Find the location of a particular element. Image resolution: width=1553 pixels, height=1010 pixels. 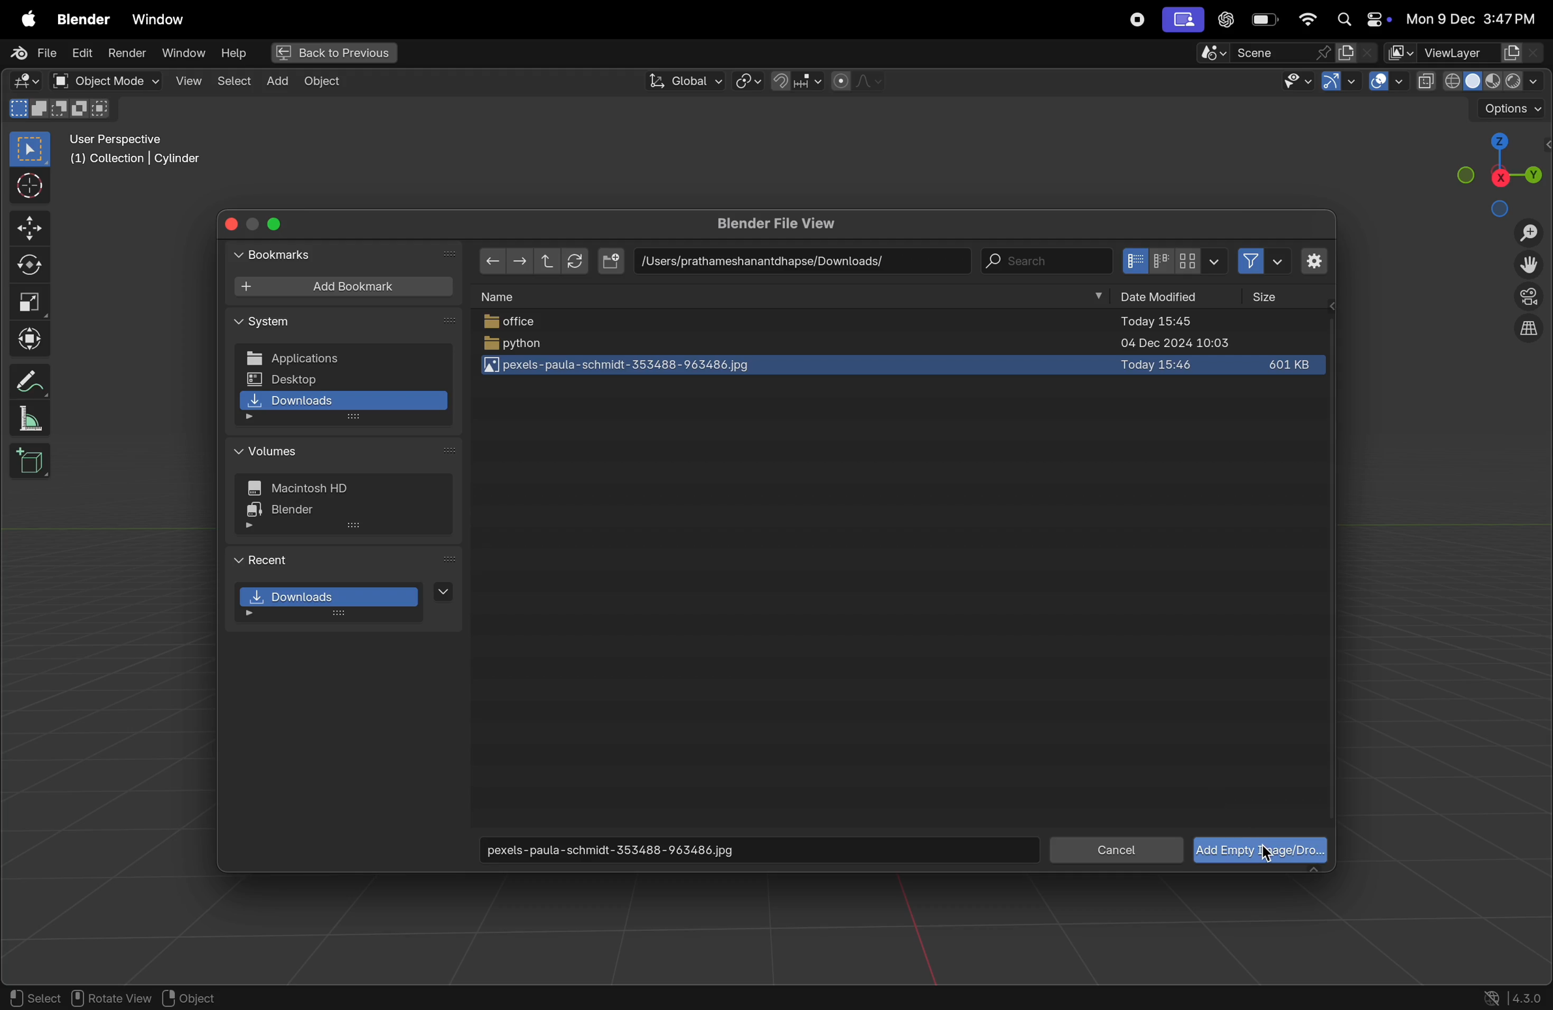

score is located at coordinates (1264, 52).